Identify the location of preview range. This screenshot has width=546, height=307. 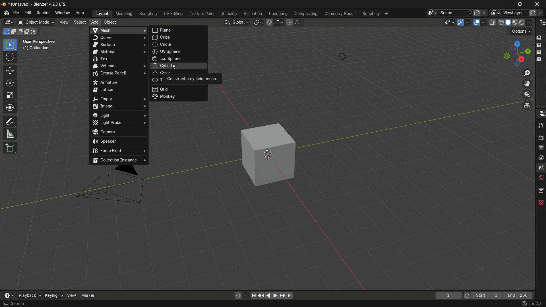
(467, 295).